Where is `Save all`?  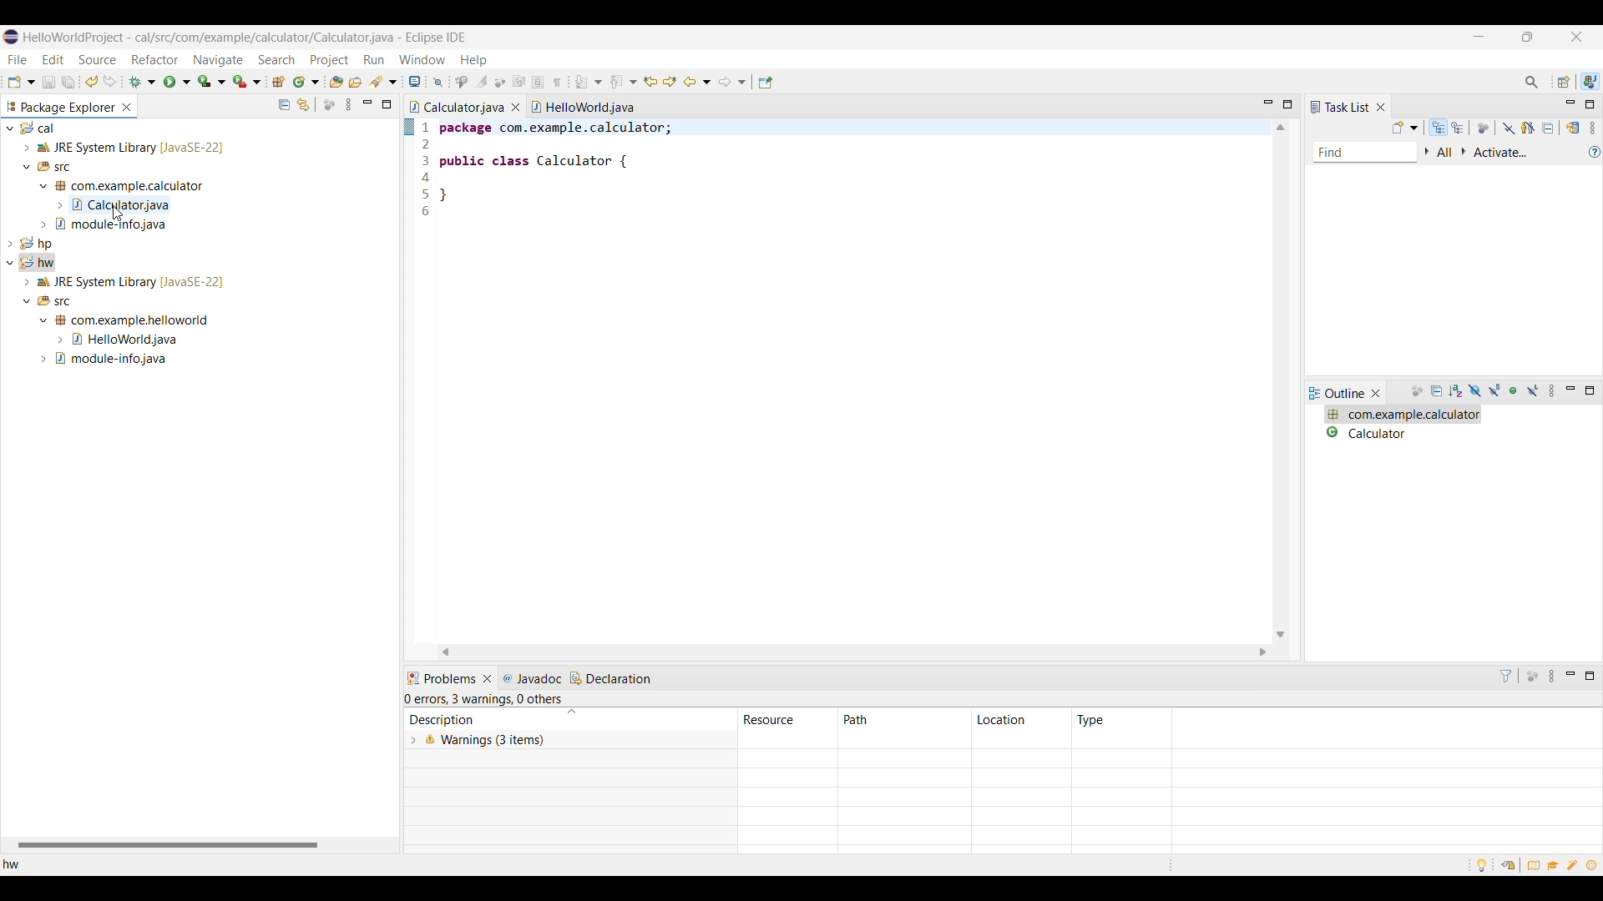
Save all is located at coordinates (68, 83).